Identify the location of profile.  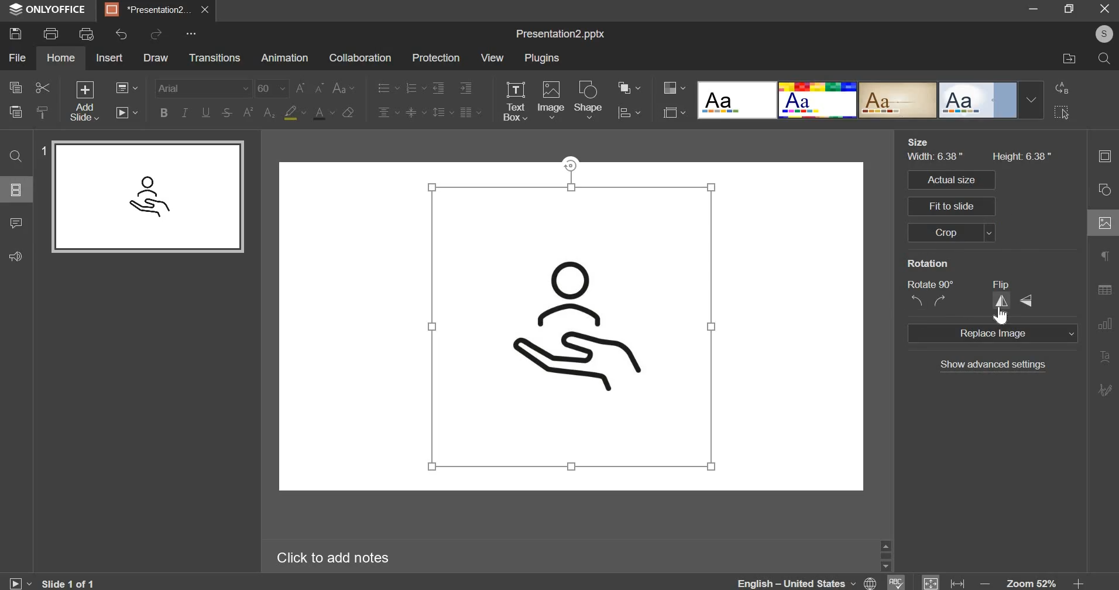
(1104, 34).